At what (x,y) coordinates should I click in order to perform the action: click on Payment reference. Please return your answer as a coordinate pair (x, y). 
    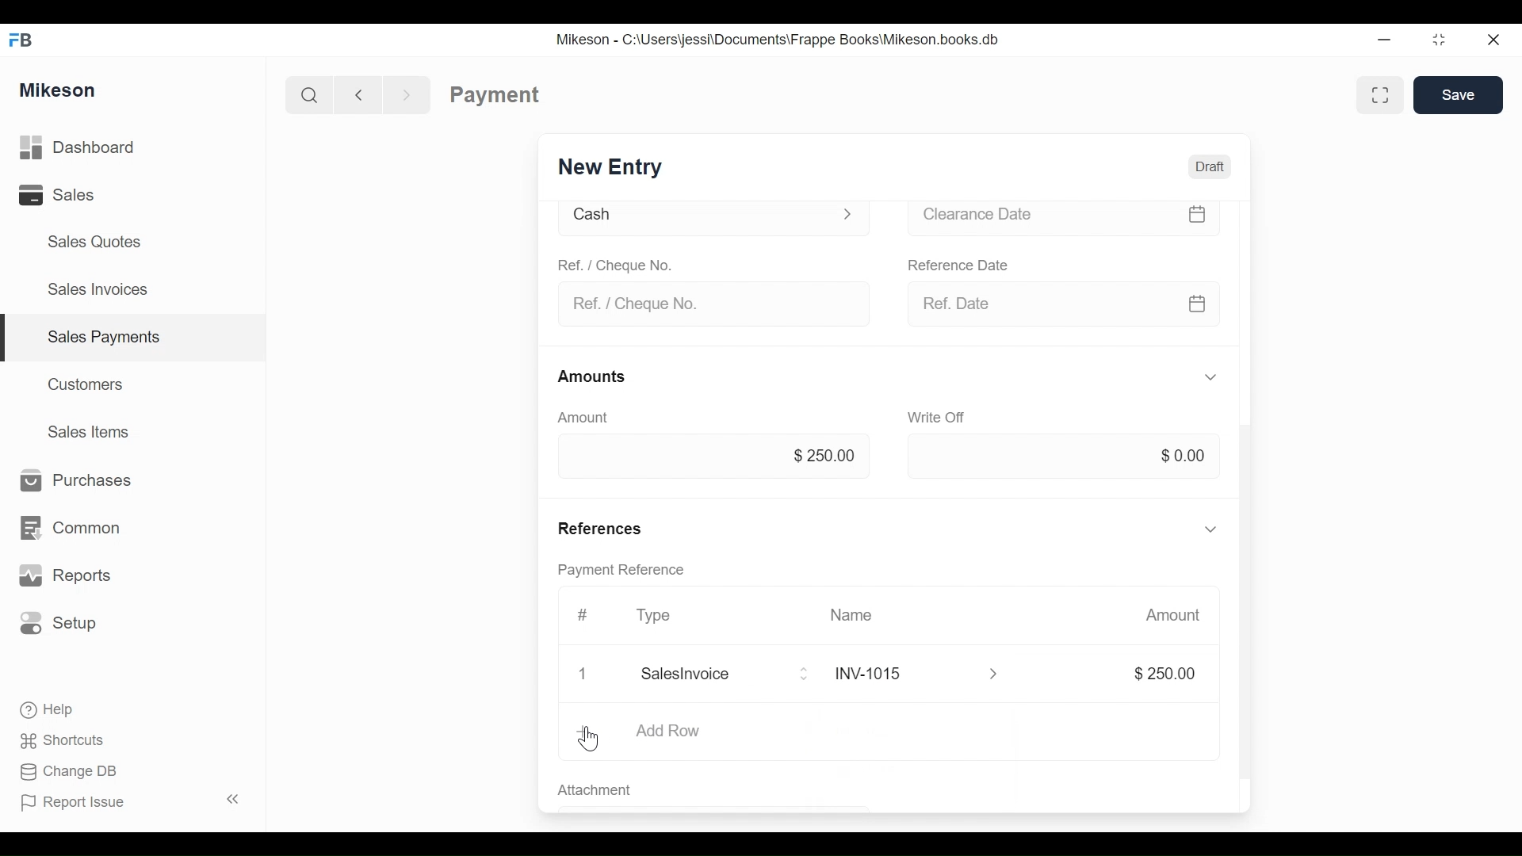
    Looking at the image, I should click on (625, 571).